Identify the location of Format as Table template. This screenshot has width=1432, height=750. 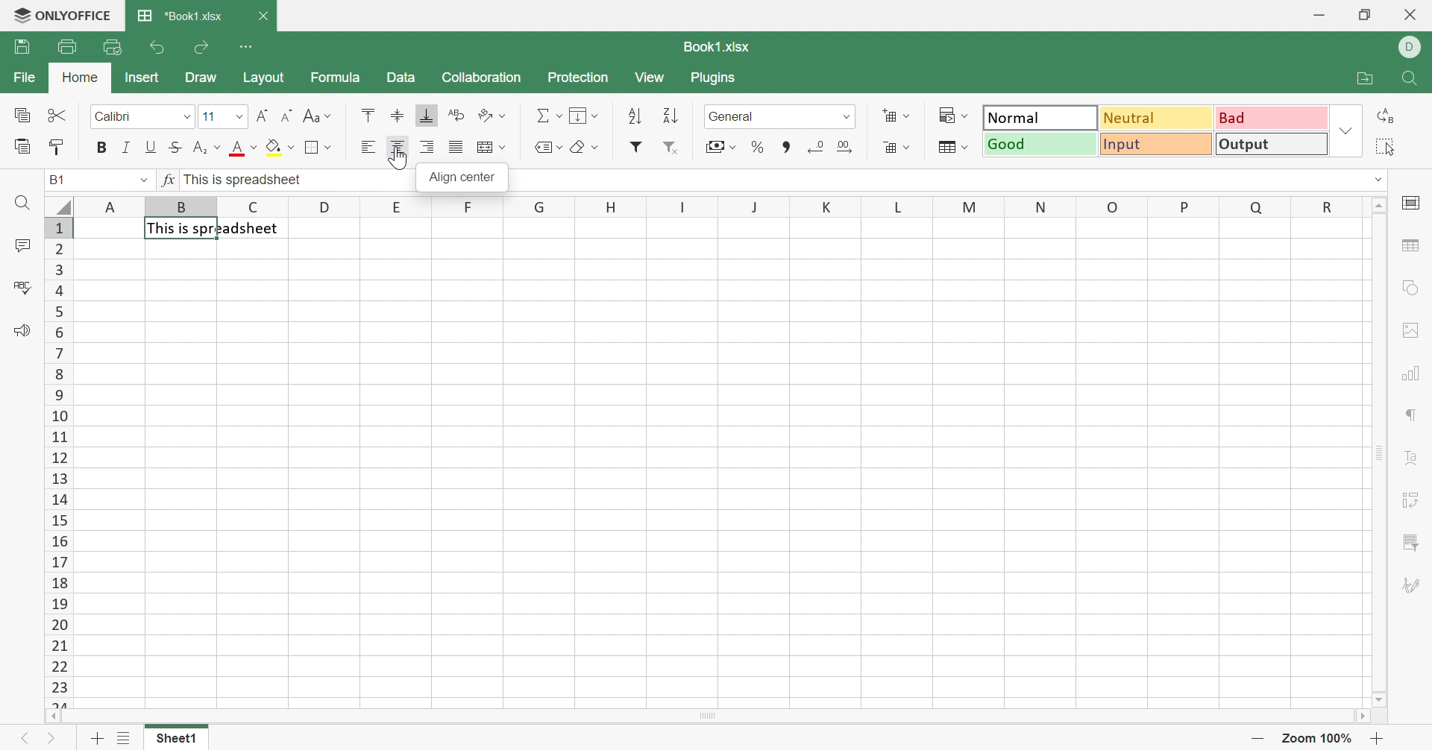
(945, 148).